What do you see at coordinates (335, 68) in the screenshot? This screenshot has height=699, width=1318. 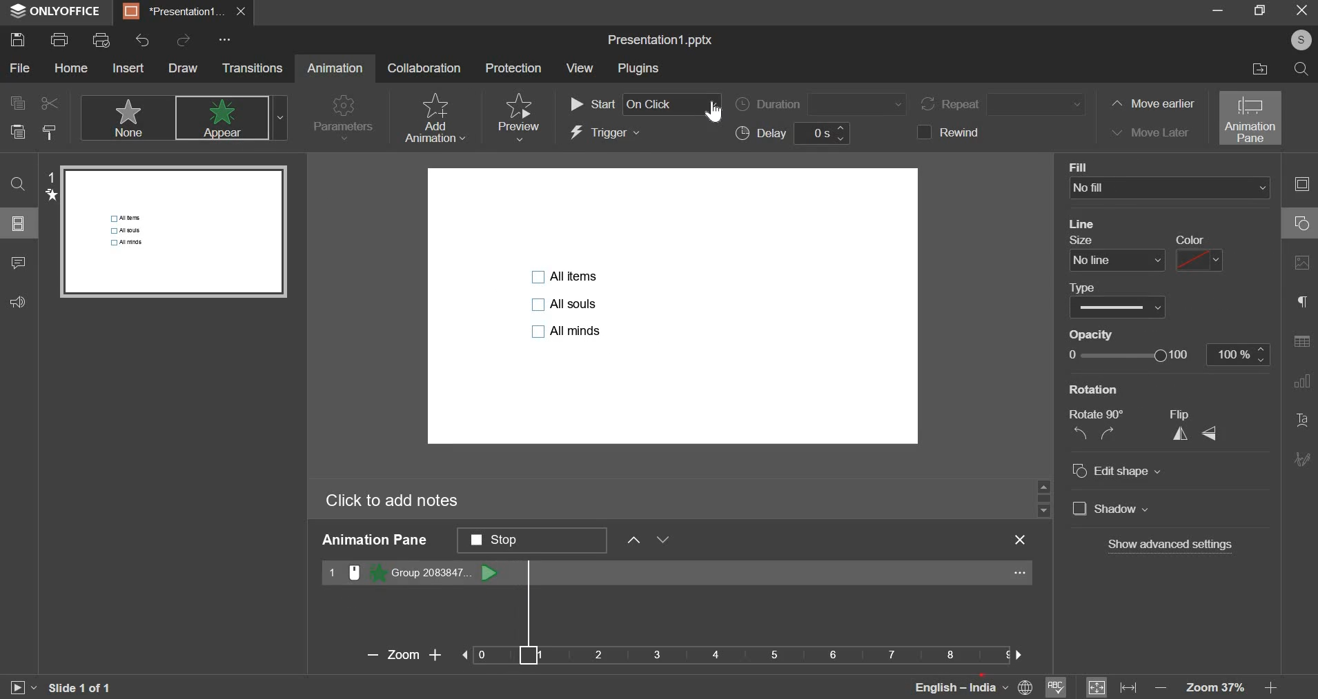 I see `animation` at bounding box center [335, 68].